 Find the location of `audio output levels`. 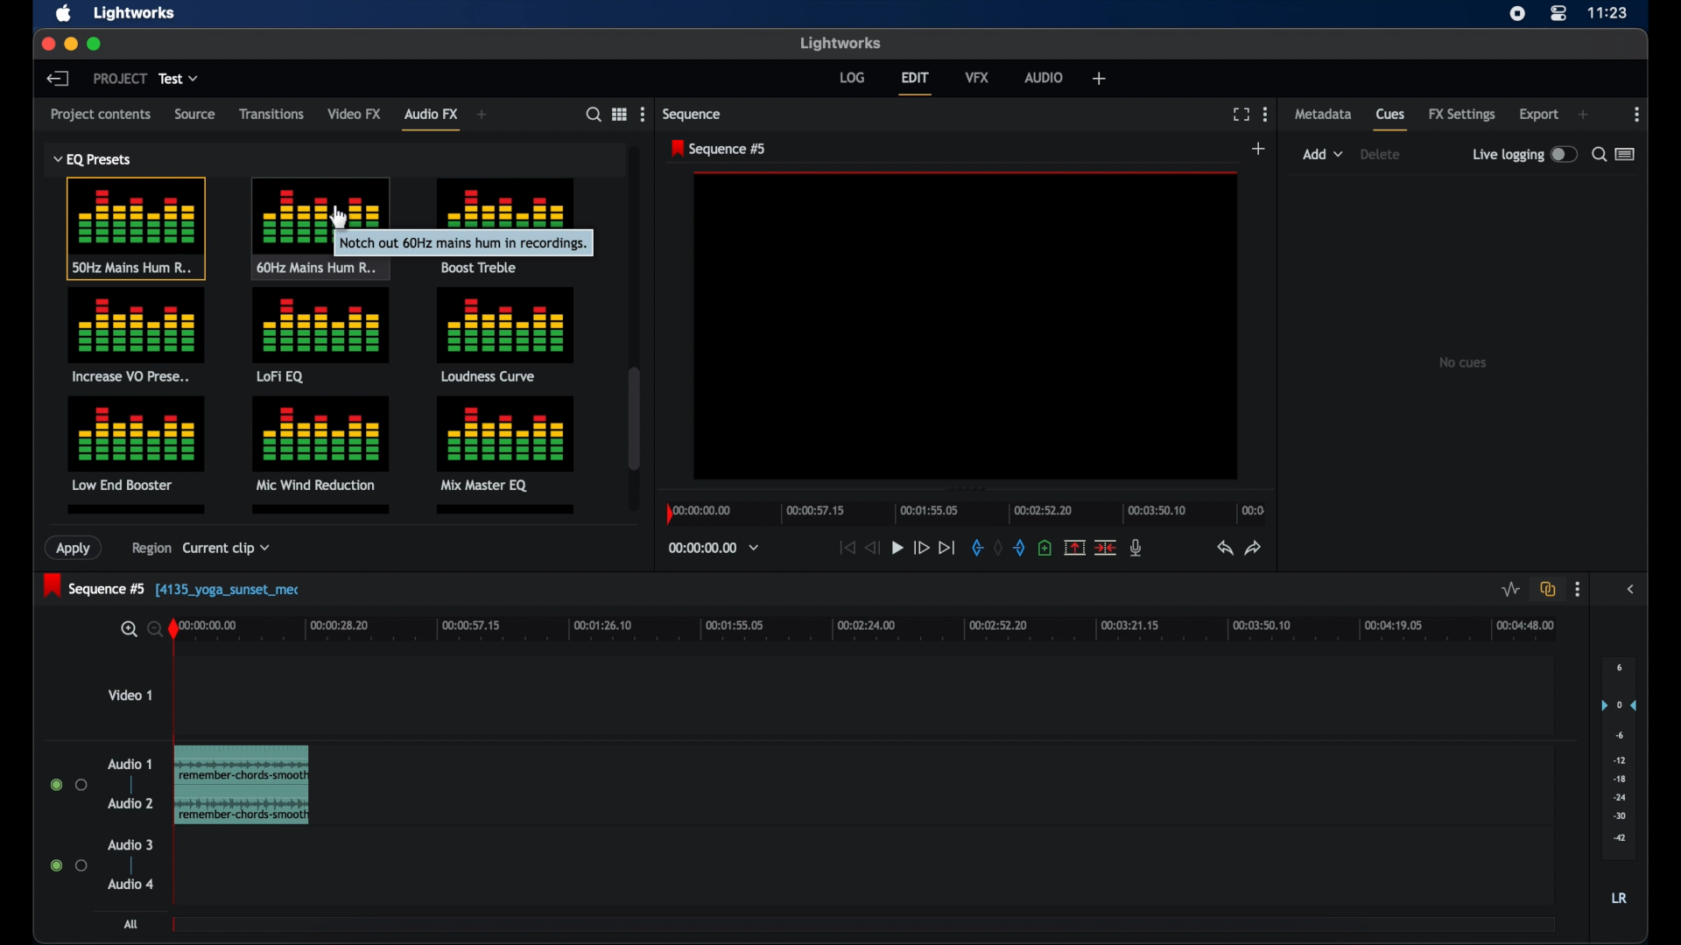

audio output levels is located at coordinates (1619, 758).